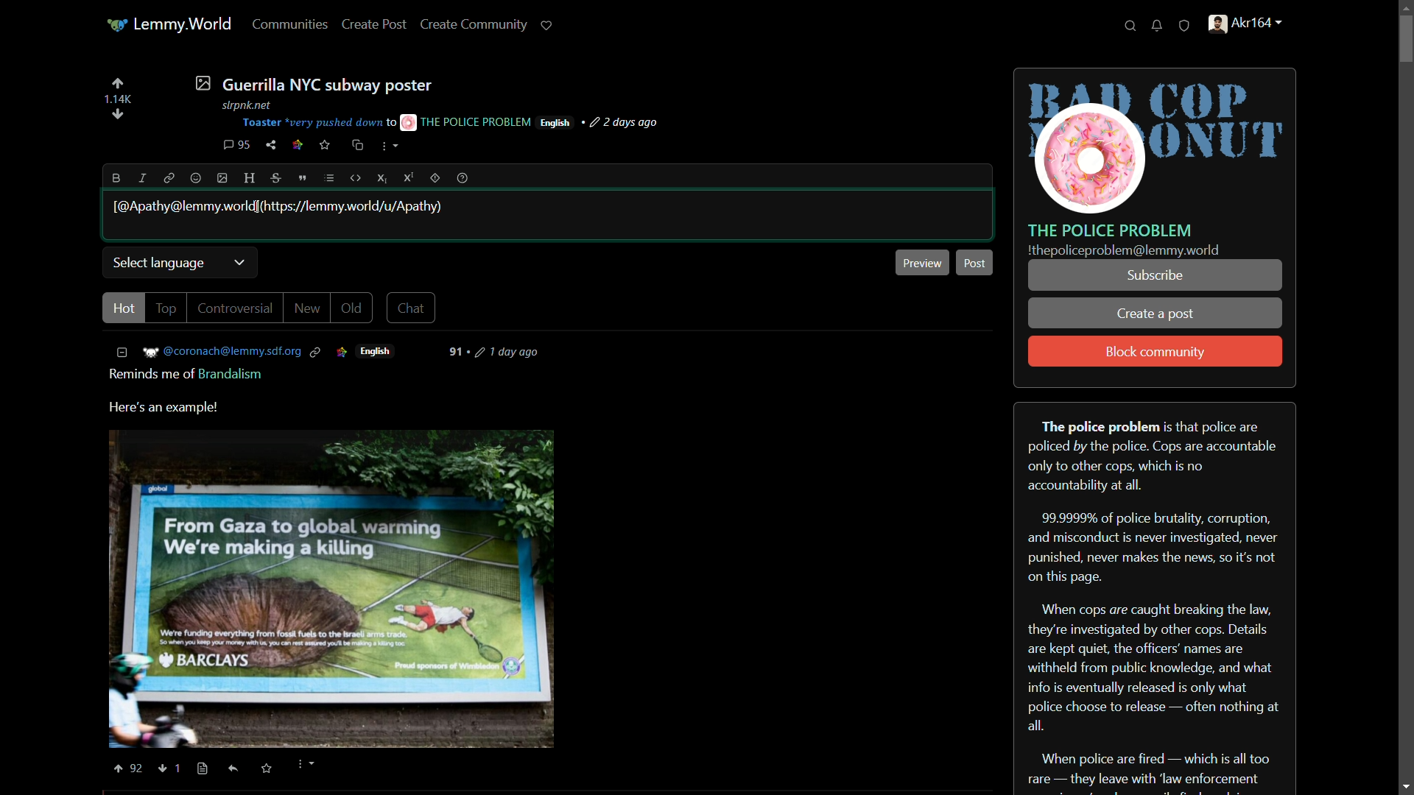  I want to click on more options, so click(387, 146).